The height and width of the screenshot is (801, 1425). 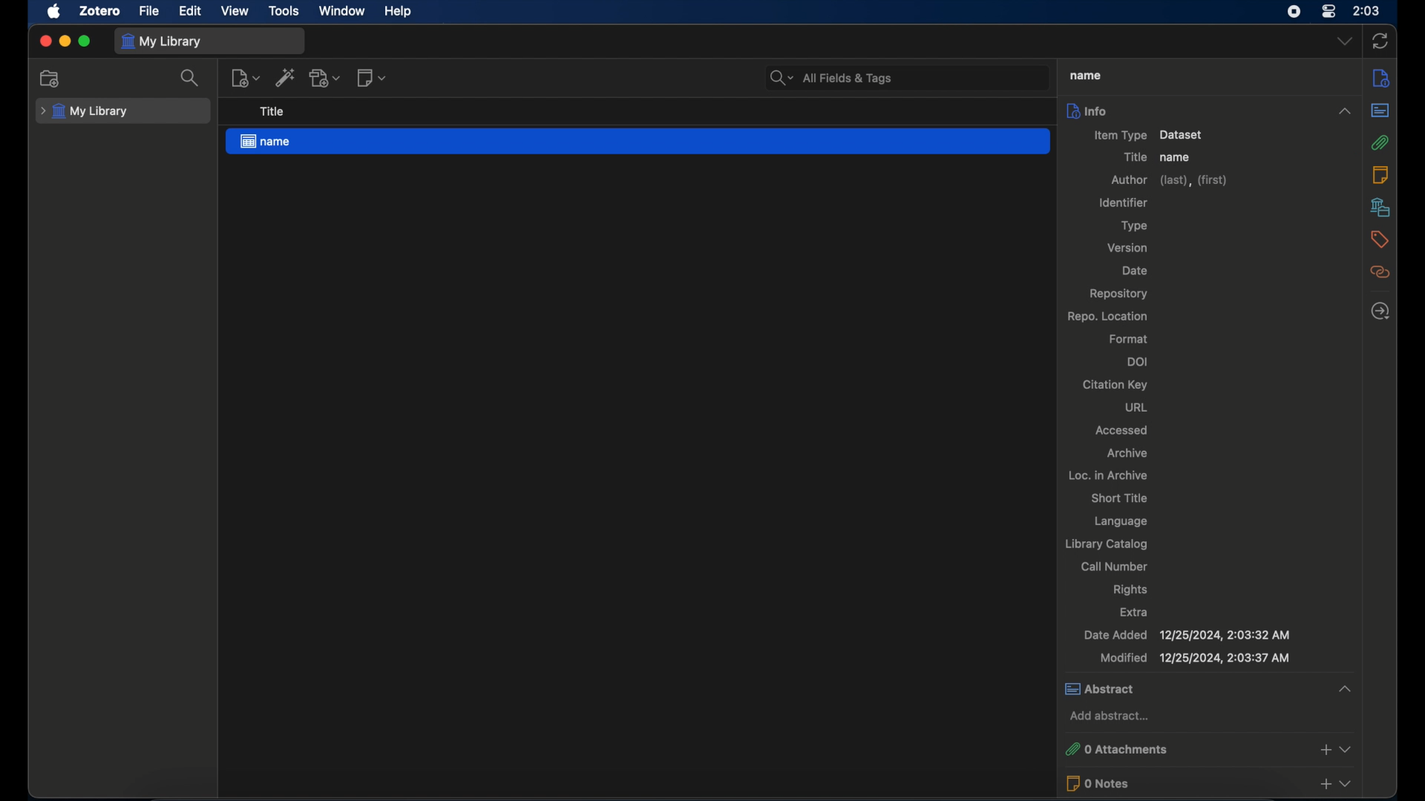 I want to click on accessed, so click(x=1121, y=430).